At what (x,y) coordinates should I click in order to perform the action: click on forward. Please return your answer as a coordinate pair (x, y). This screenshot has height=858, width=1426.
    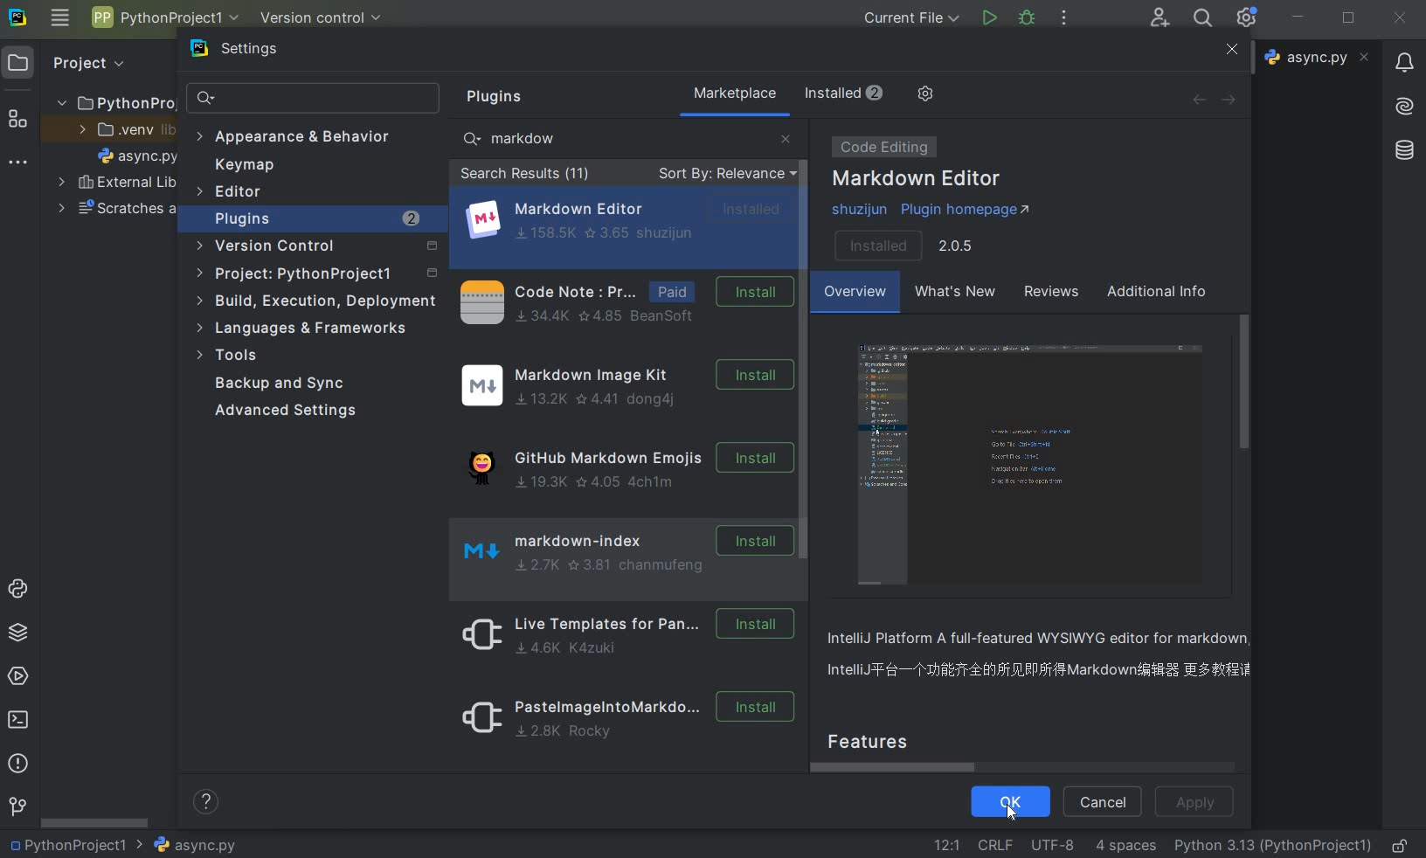
    Looking at the image, I should click on (1234, 100).